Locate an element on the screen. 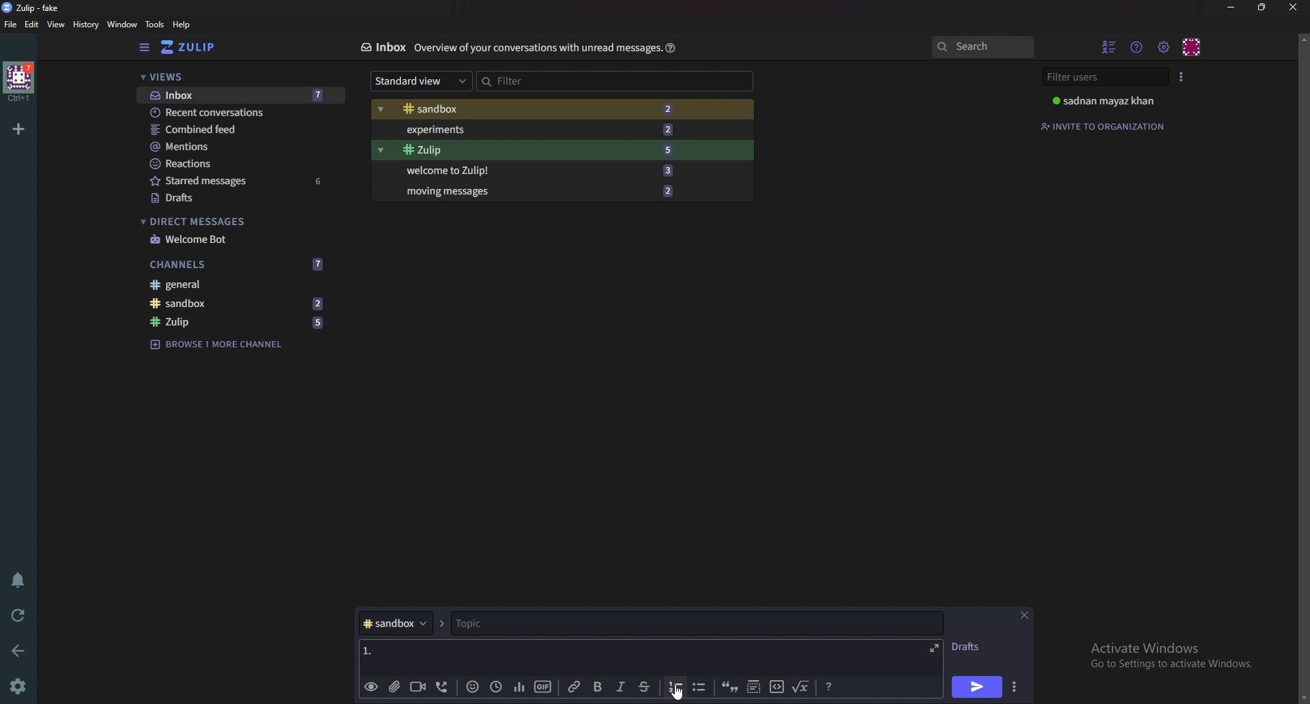 The width and height of the screenshot is (1310, 704). User list style is located at coordinates (1182, 76).